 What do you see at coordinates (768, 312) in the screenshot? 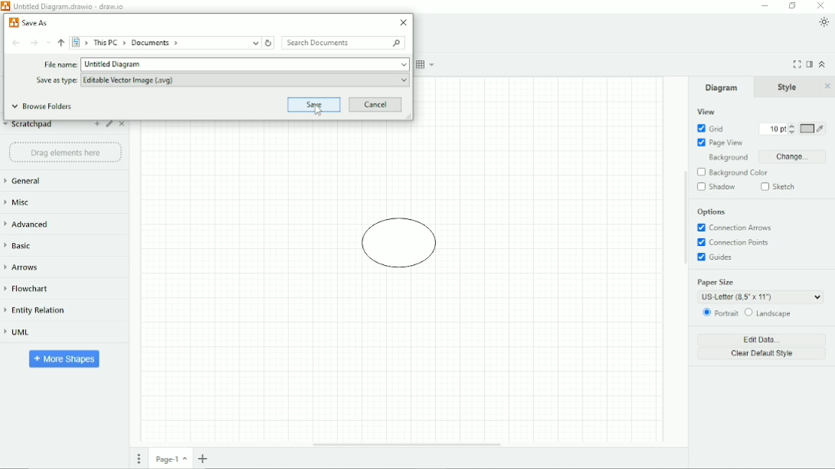
I see `Landscape` at bounding box center [768, 312].